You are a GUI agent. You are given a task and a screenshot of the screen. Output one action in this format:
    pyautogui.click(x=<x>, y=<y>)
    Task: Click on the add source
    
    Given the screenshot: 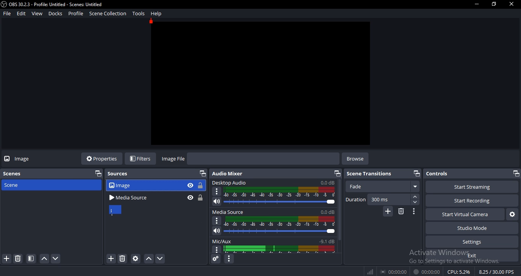 What is the action you would take?
    pyautogui.click(x=111, y=258)
    